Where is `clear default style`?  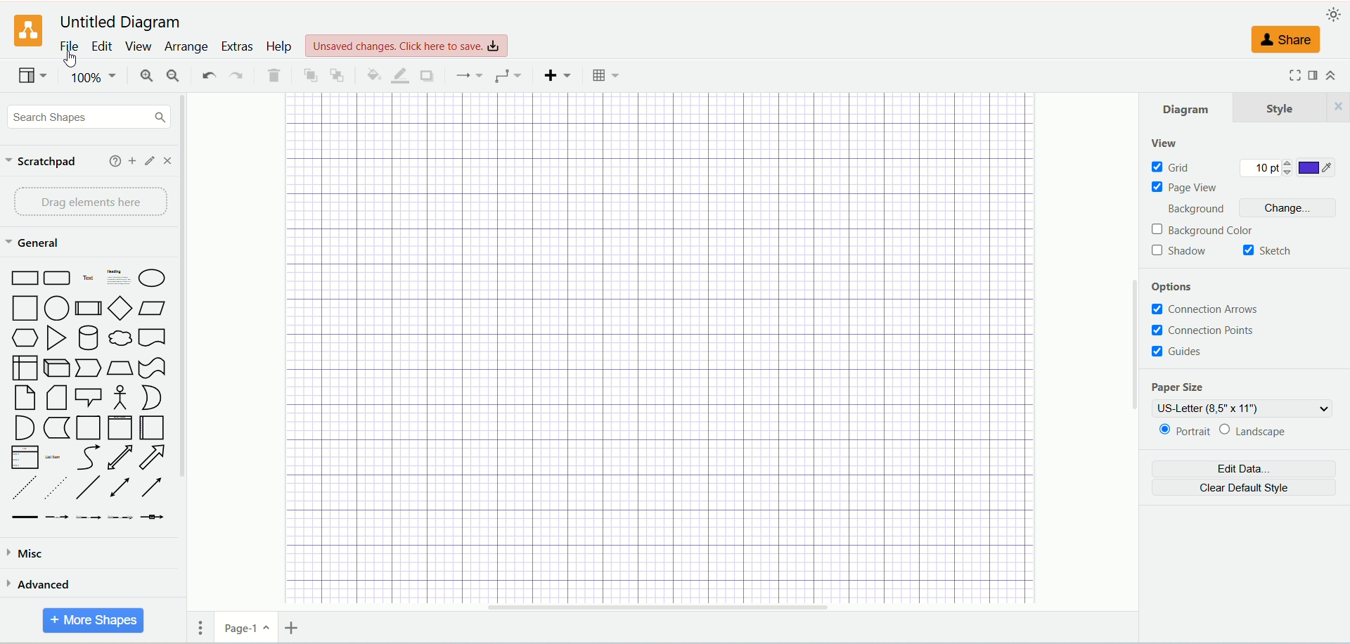
clear default style is located at coordinates (1243, 489).